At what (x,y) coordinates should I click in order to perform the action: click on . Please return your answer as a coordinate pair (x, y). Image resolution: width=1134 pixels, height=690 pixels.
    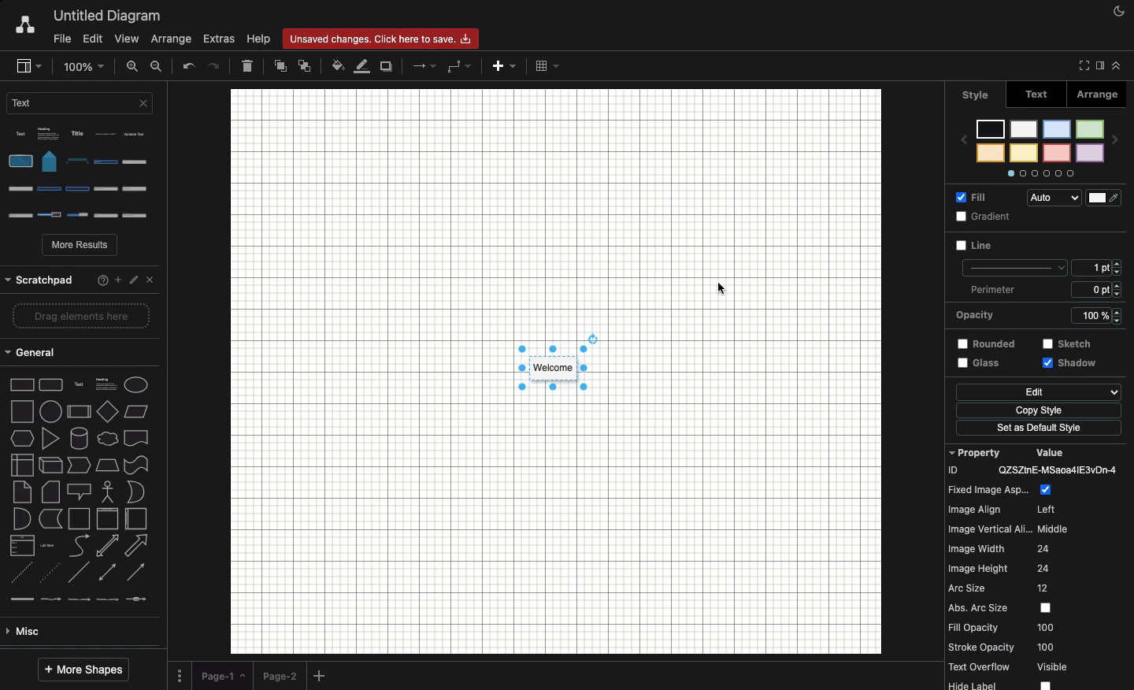
    Looking at the image, I should click on (1036, 430).